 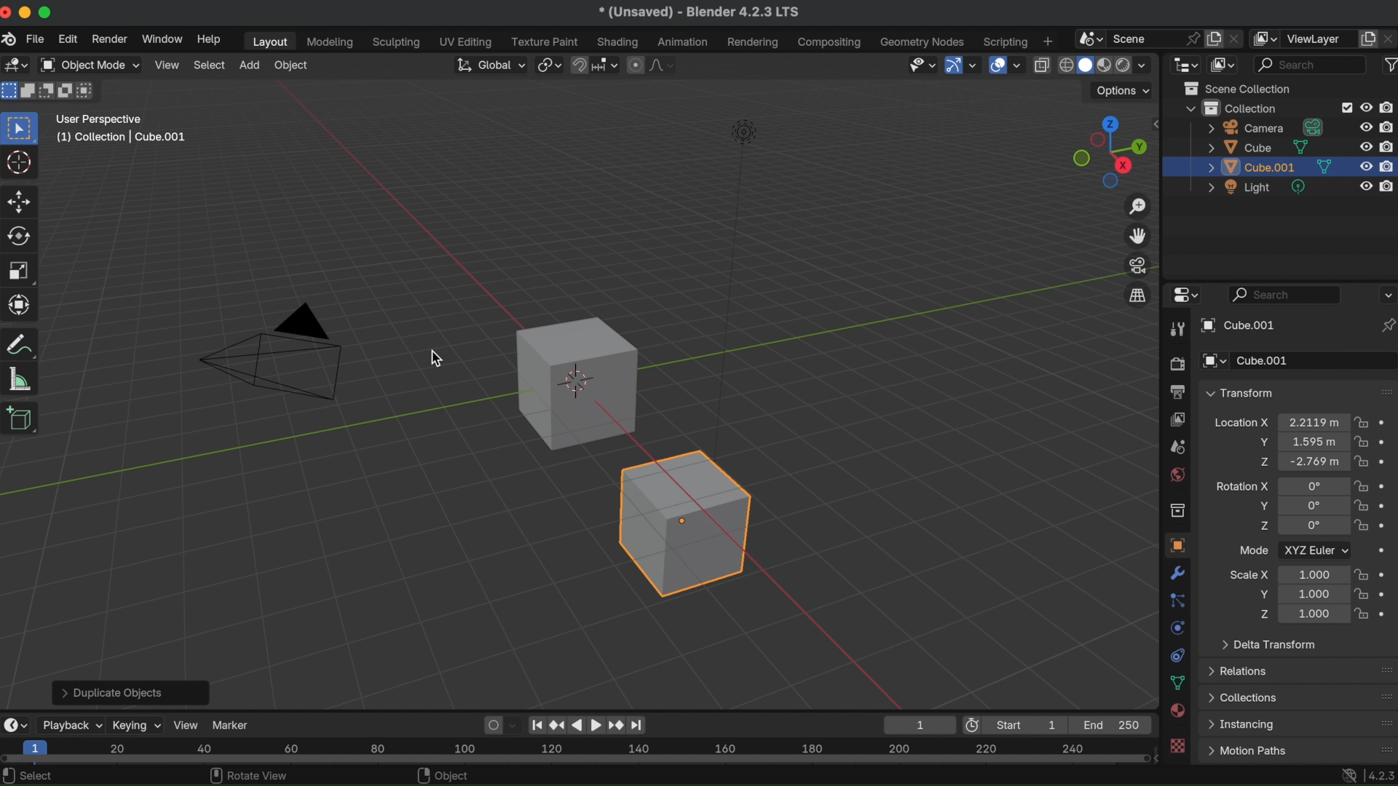 I want to click on add cube, so click(x=21, y=420).